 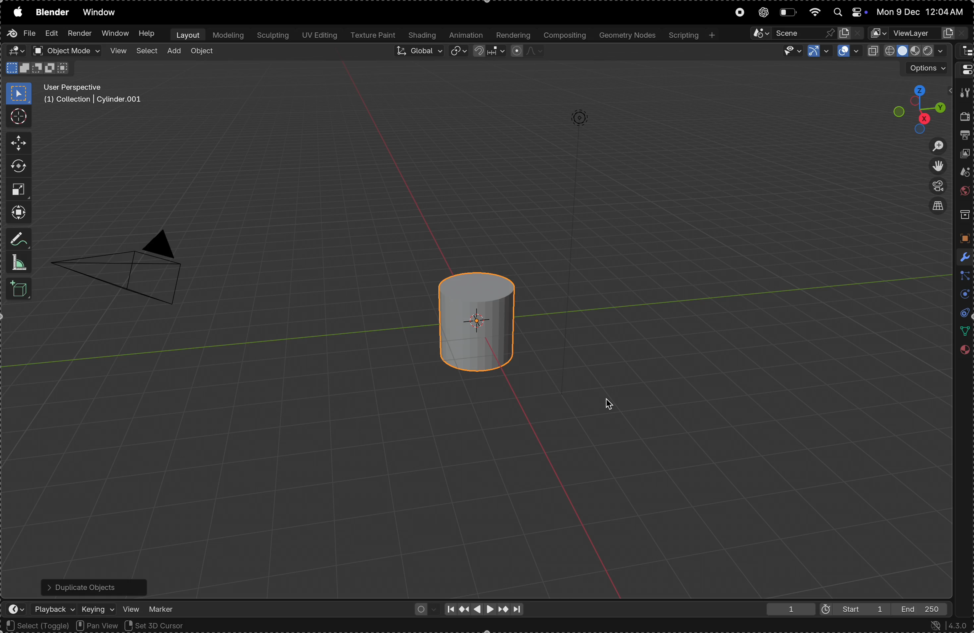 I want to click on select, so click(x=147, y=52).